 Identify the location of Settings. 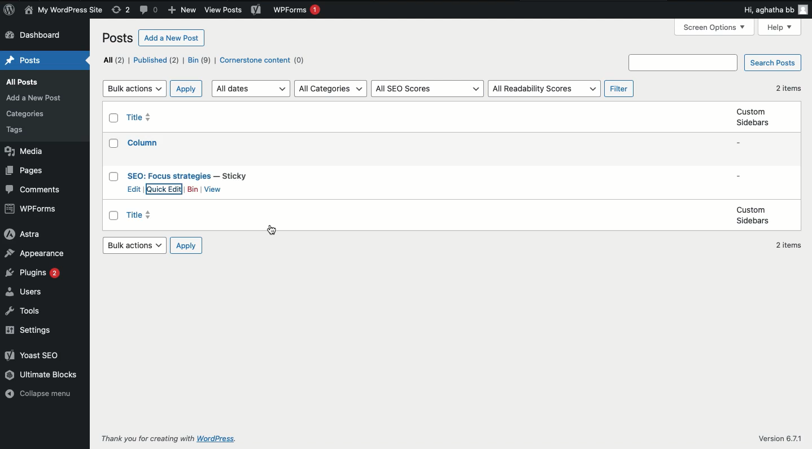
(31, 331).